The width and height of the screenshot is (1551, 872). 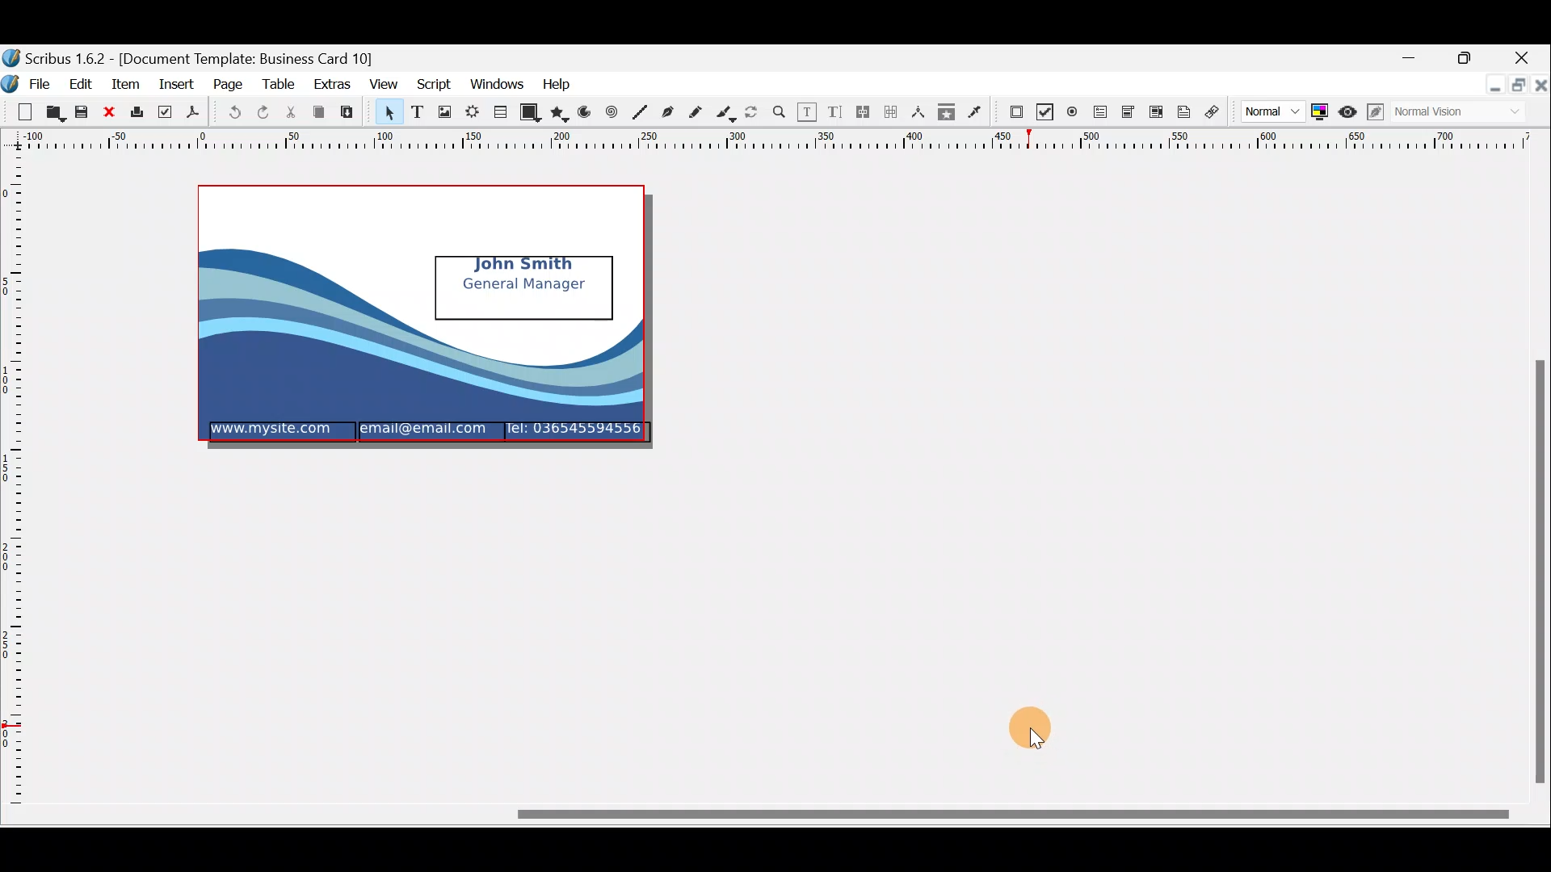 I want to click on Image frame, so click(x=444, y=115).